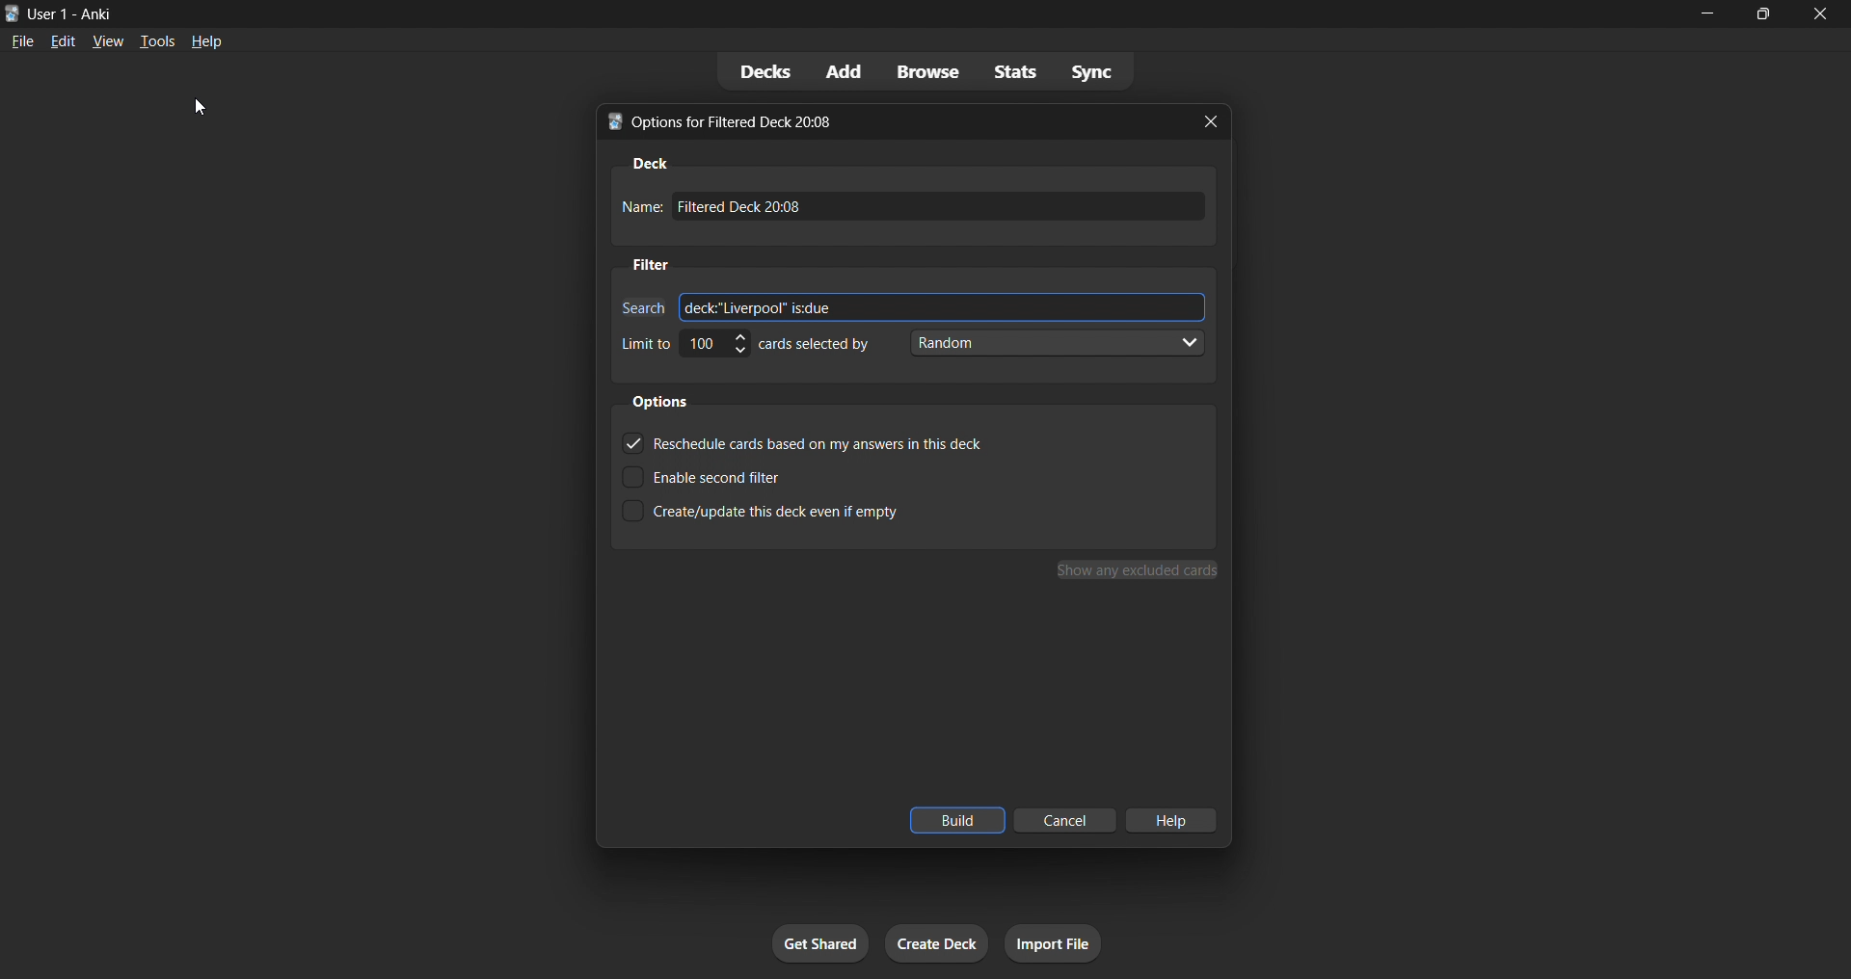 The height and width of the screenshot is (979, 1851). What do you see at coordinates (645, 343) in the screenshot?
I see `limit to` at bounding box center [645, 343].